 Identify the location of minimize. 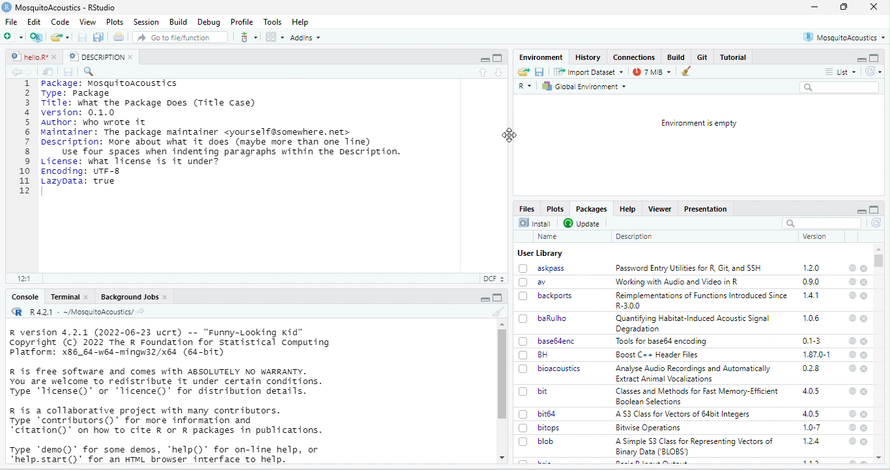
(814, 7).